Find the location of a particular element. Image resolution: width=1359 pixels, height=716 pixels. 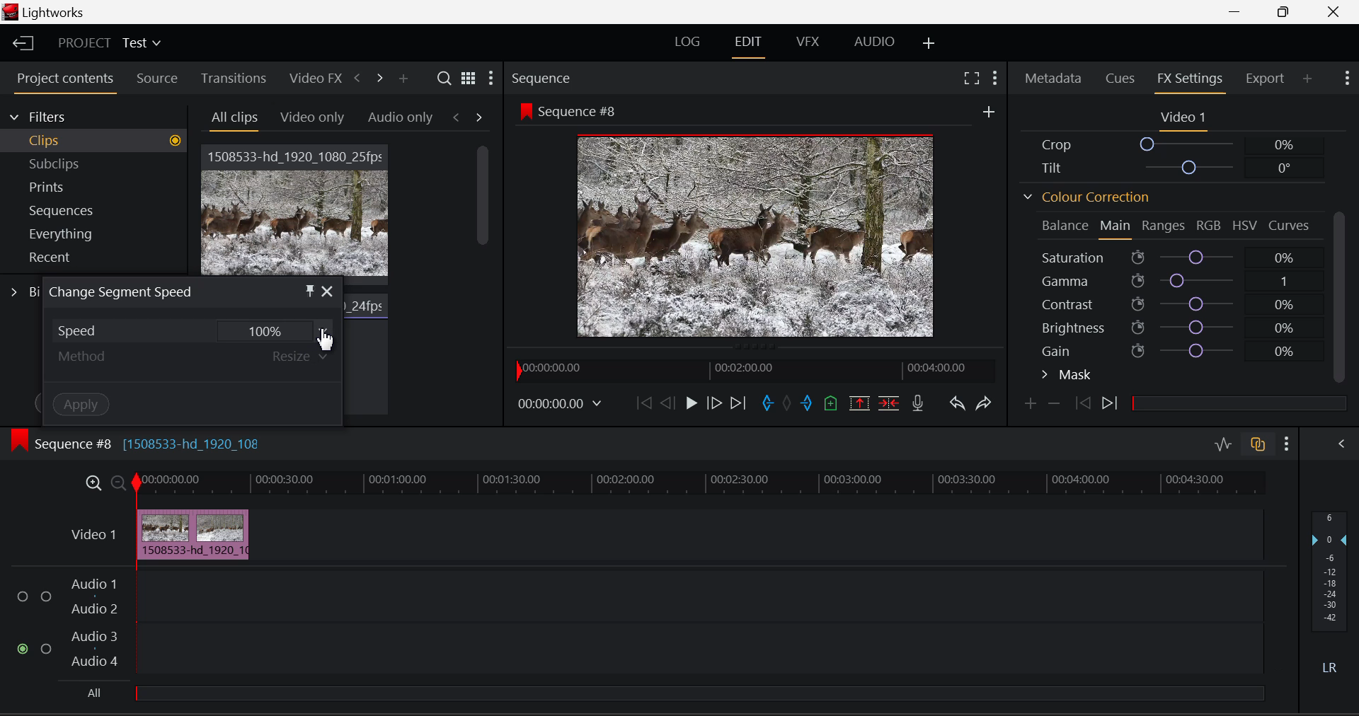

Video Frame Time is located at coordinates (558, 402).